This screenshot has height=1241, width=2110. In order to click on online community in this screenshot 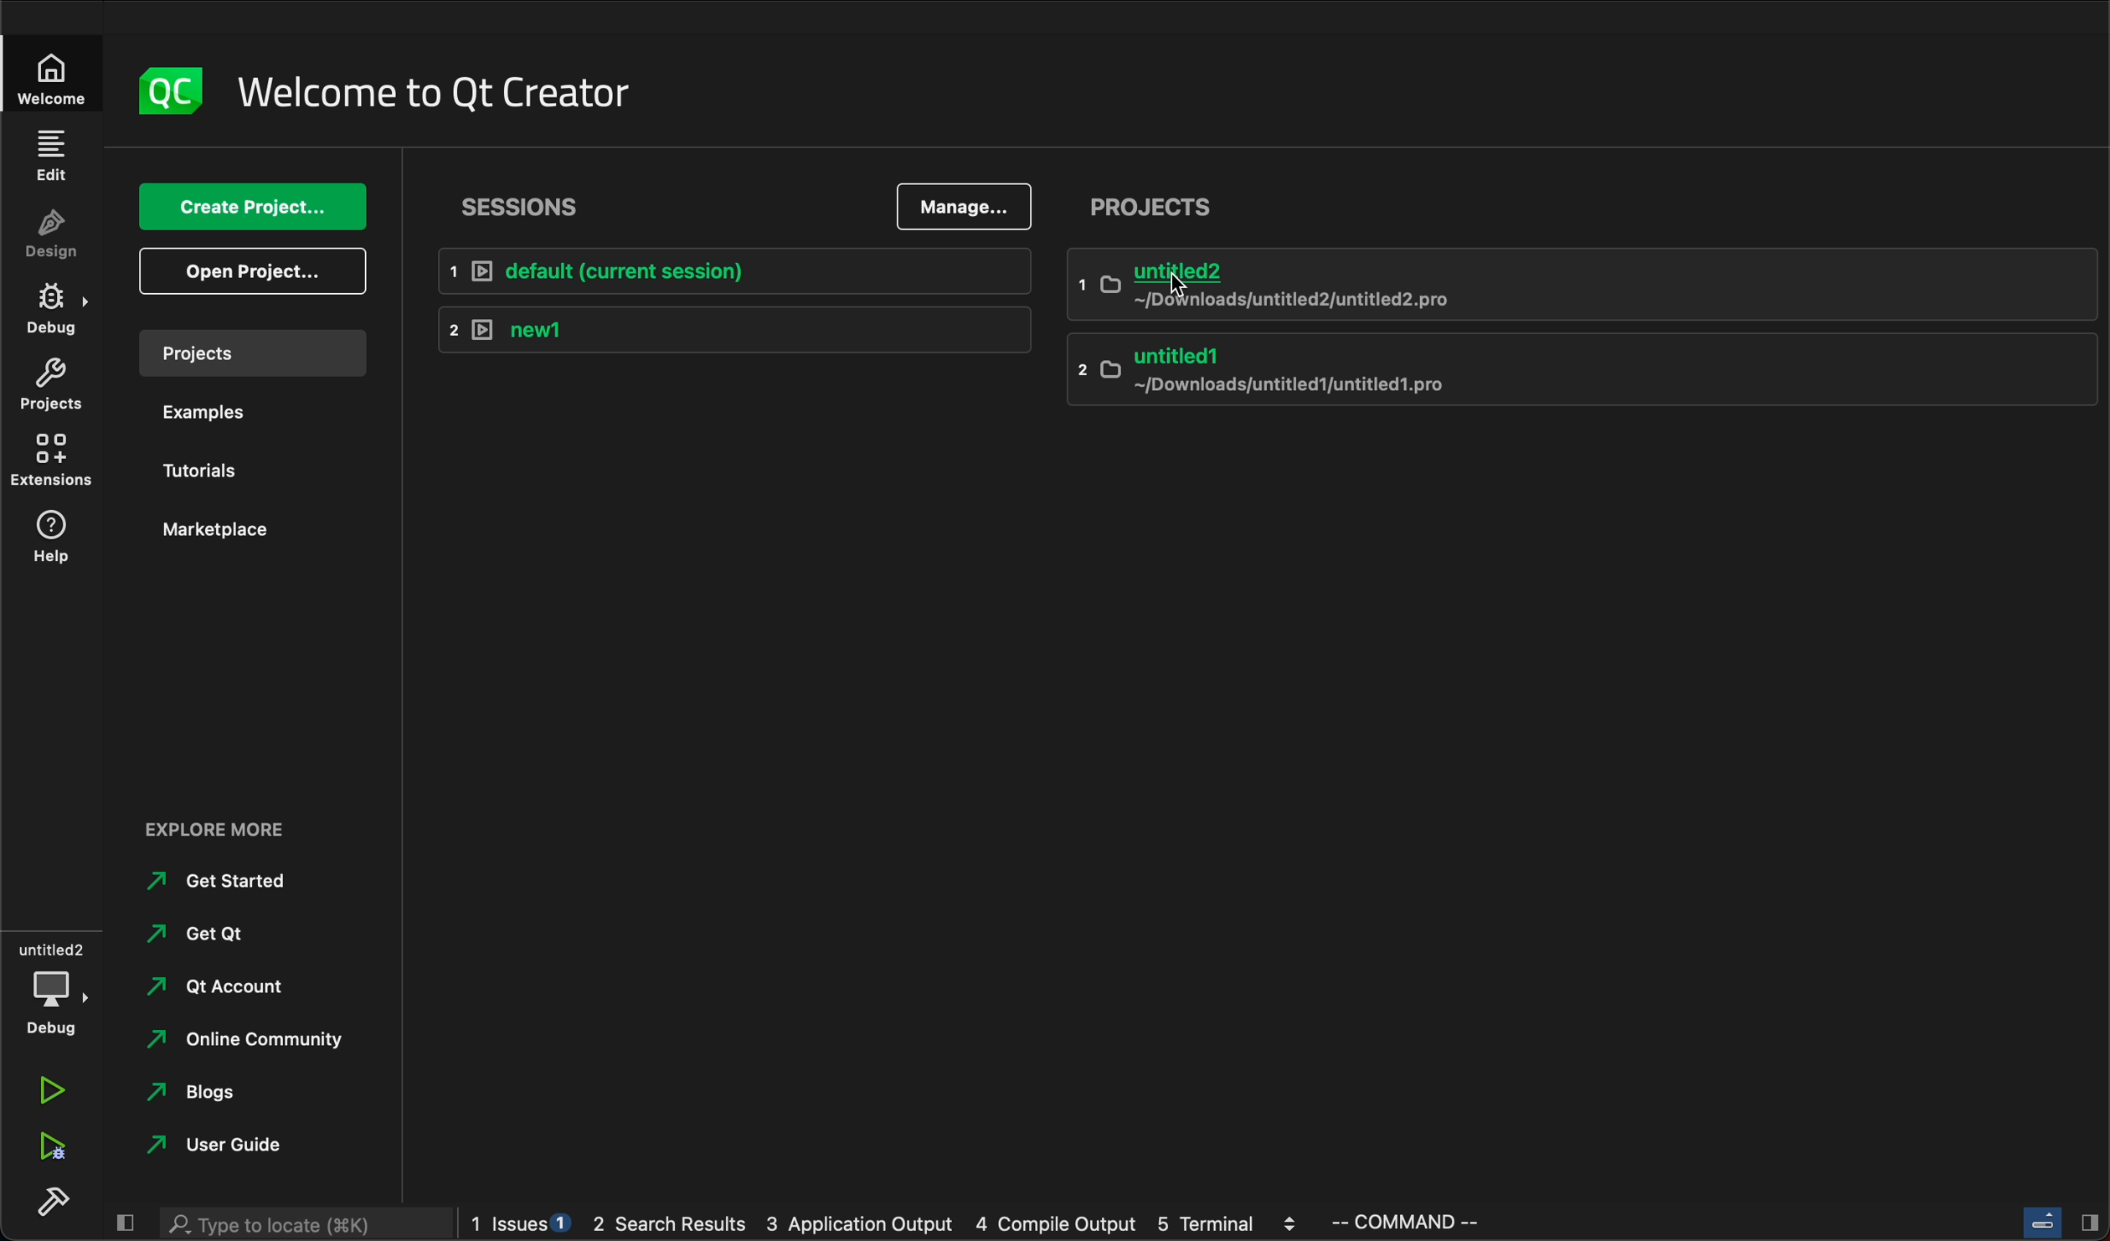, I will do `click(250, 1042)`.